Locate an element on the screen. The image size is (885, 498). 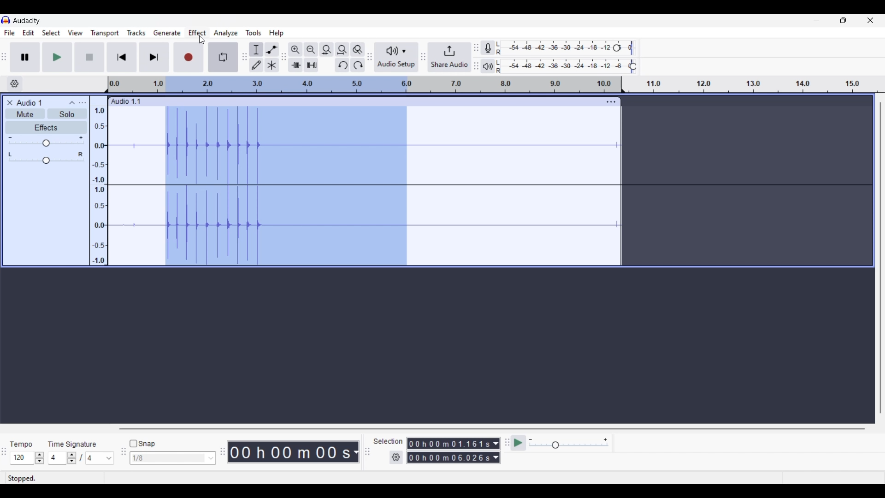
Undo is located at coordinates (342, 65).